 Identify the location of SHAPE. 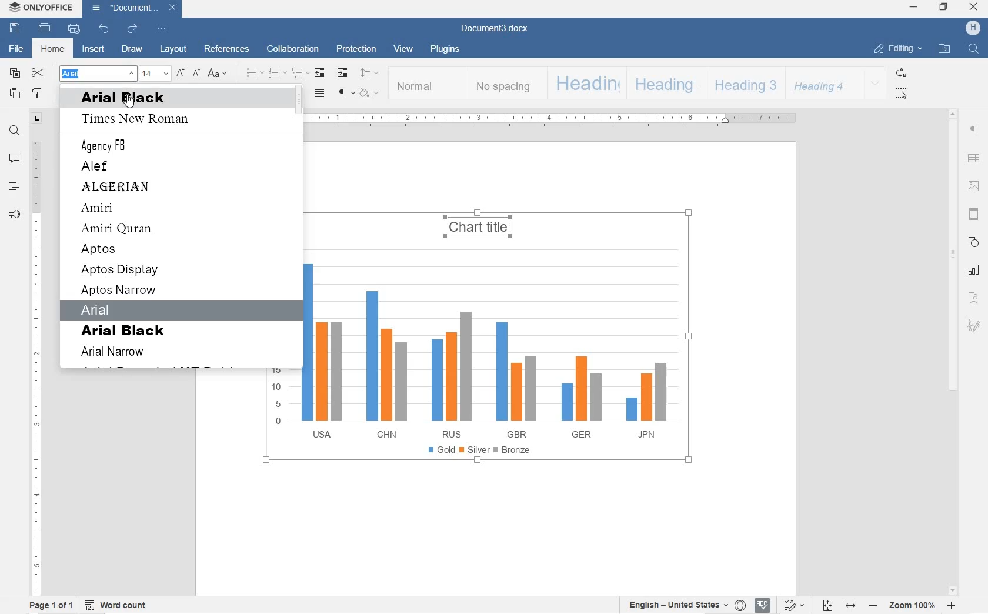
(973, 242).